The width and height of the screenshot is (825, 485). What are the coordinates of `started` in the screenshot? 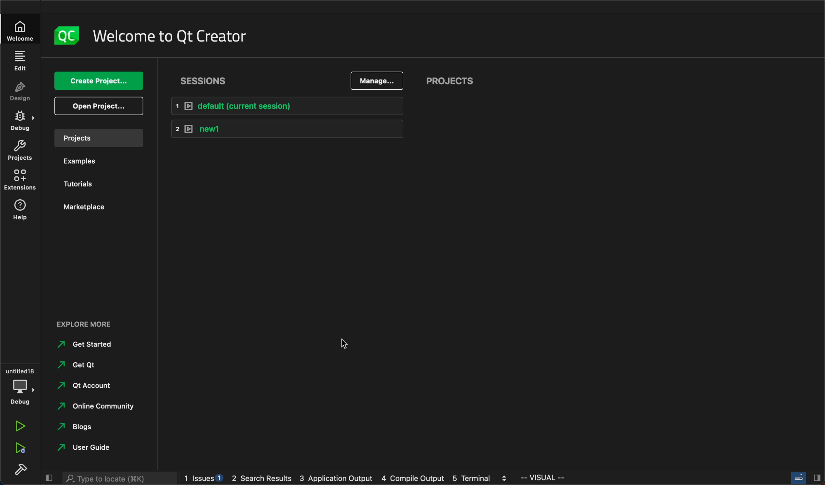 It's located at (90, 344).